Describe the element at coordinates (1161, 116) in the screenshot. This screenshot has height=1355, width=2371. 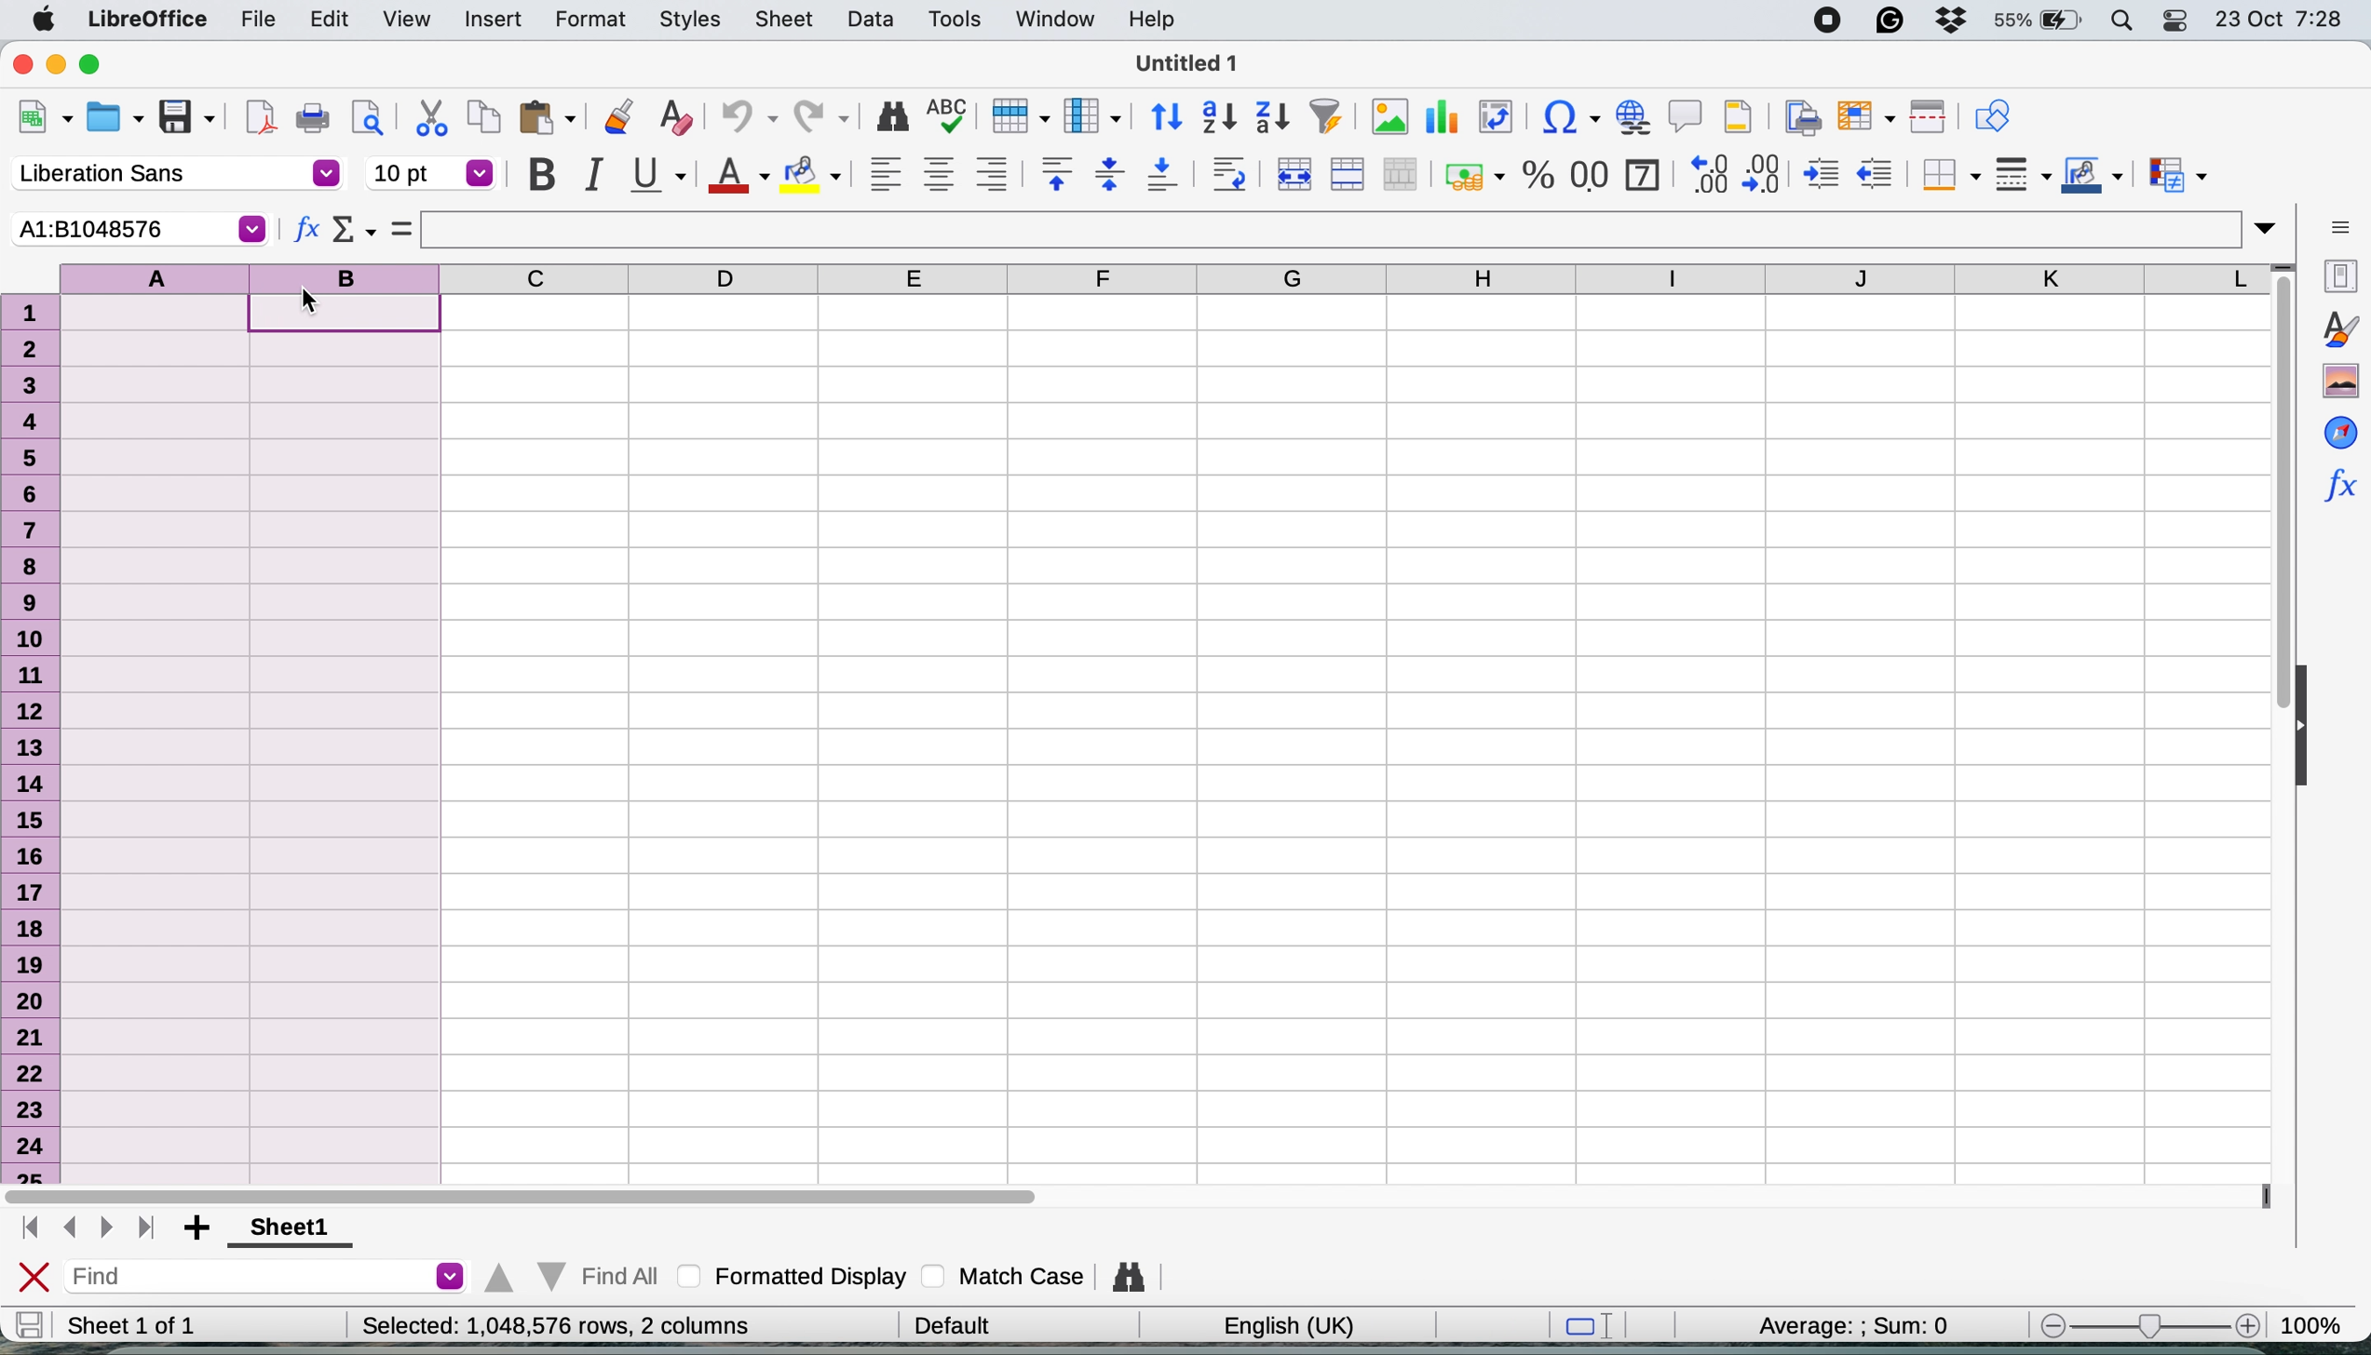
I see `sort` at that location.